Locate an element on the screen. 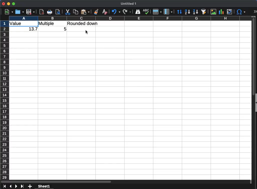  descending is located at coordinates (195, 12).